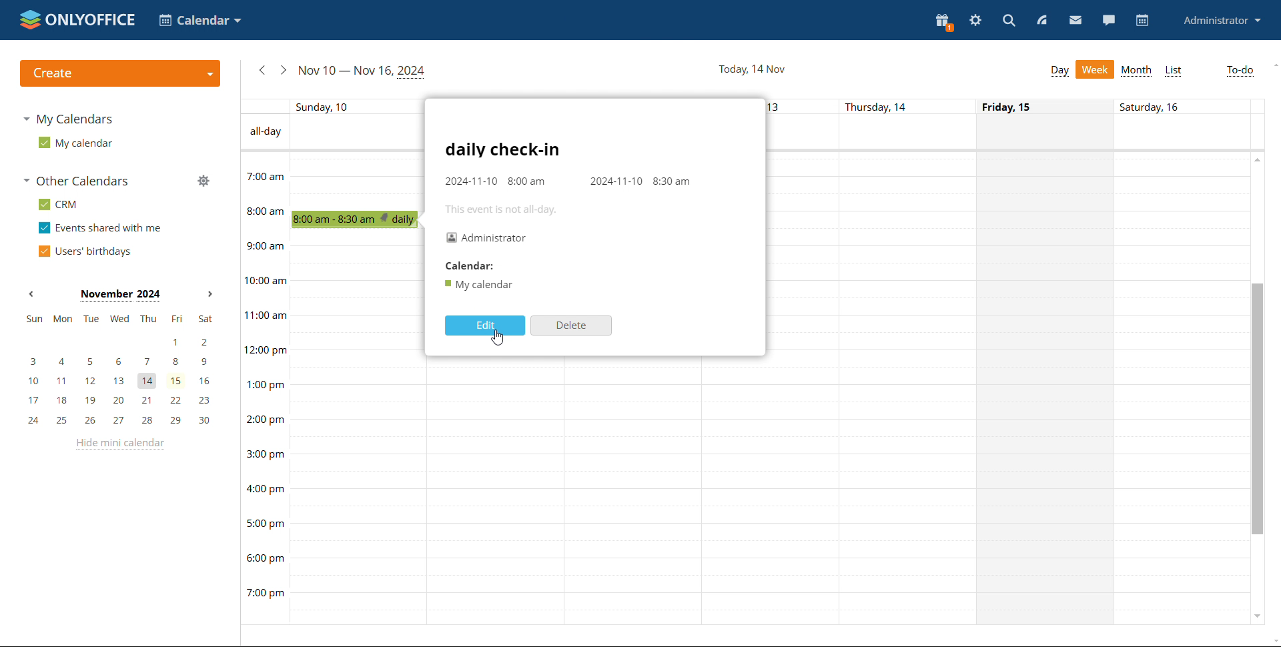 Image resolution: width=1281 pixels, height=647 pixels. What do you see at coordinates (200, 20) in the screenshot?
I see `select application` at bounding box center [200, 20].